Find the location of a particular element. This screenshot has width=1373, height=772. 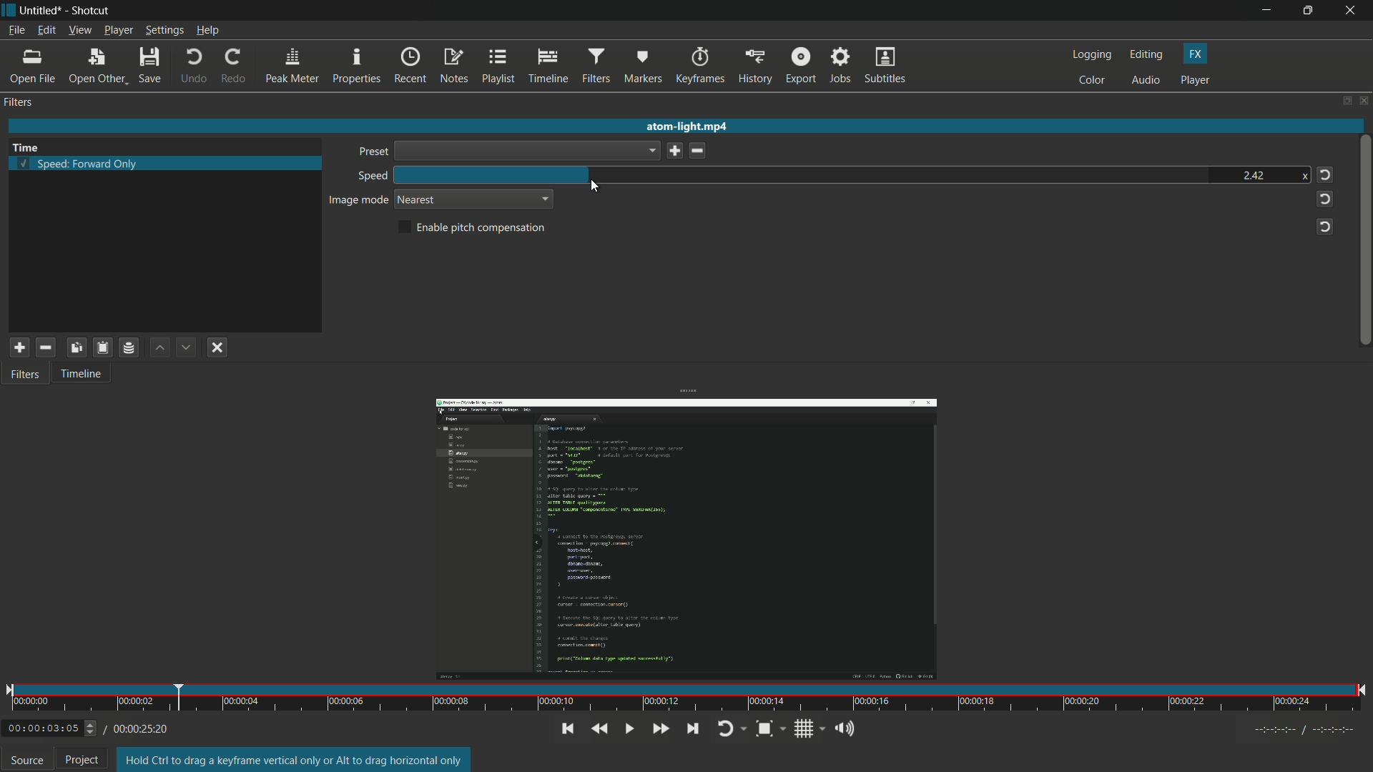

copy checked filter is located at coordinates (76, 348).